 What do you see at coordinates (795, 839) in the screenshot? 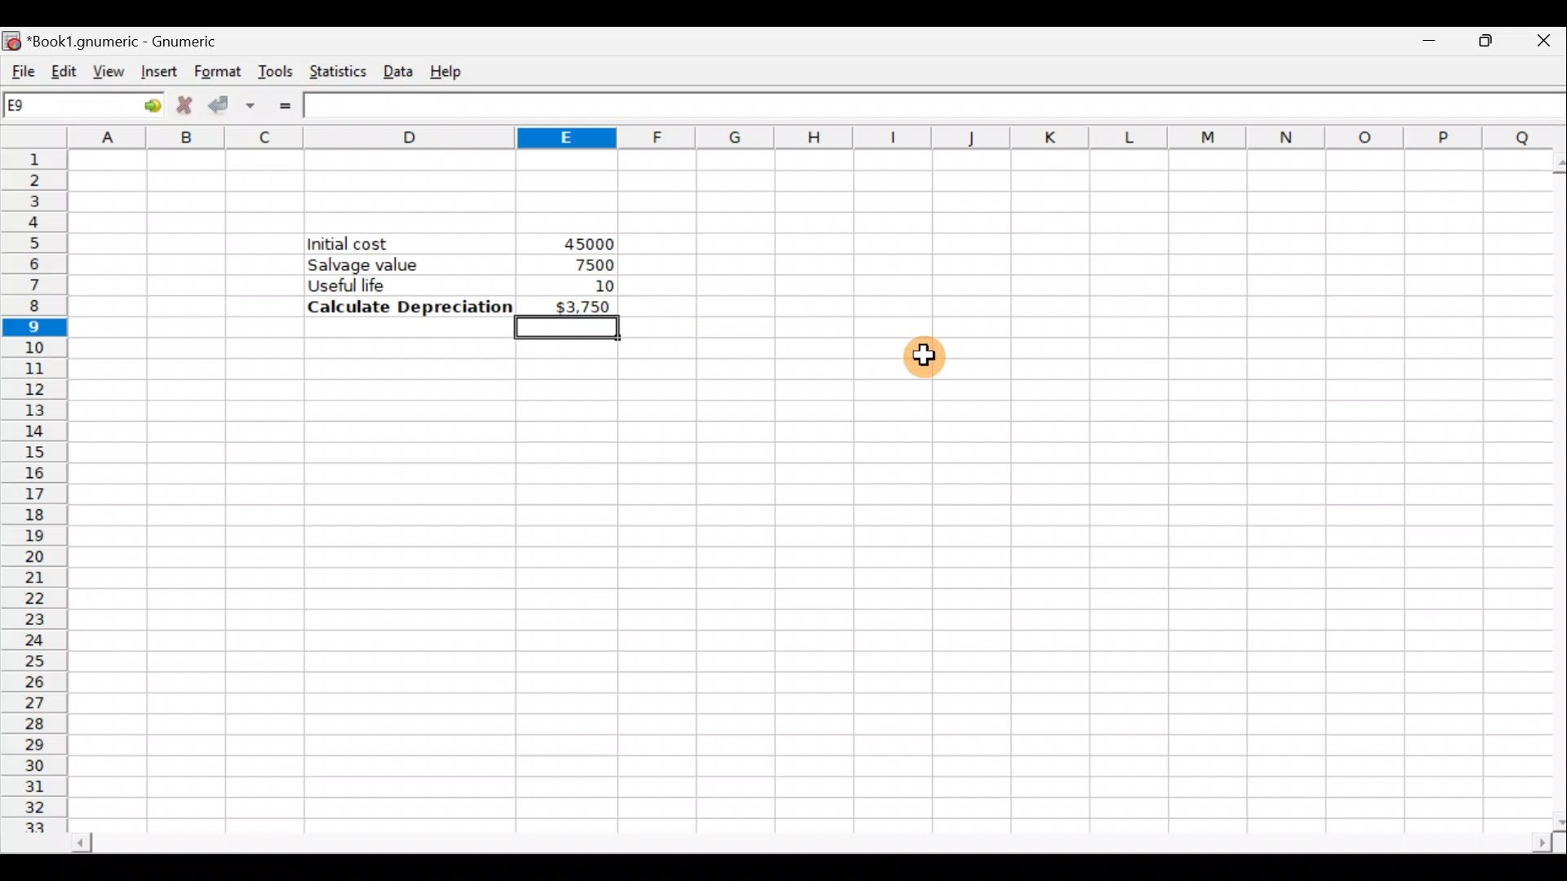
I see `Scroll bar` at bounding box center [795, 839].